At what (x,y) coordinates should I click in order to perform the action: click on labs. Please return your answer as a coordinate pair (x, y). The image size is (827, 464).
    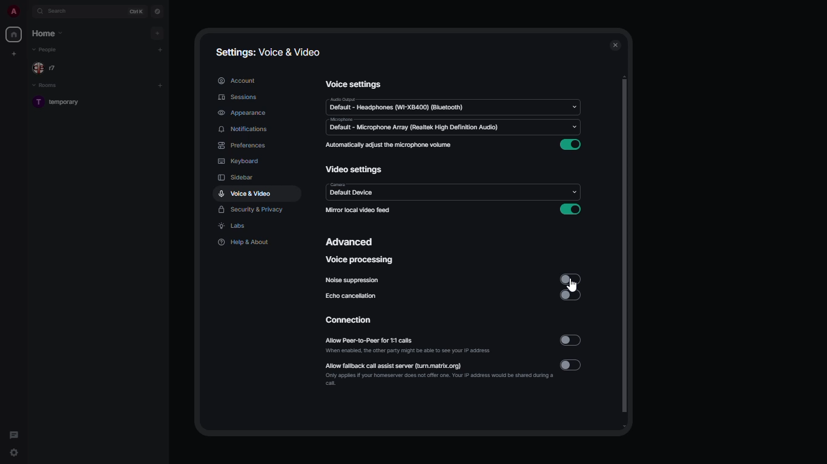
    Looking at the image, I should click on (236, 227).